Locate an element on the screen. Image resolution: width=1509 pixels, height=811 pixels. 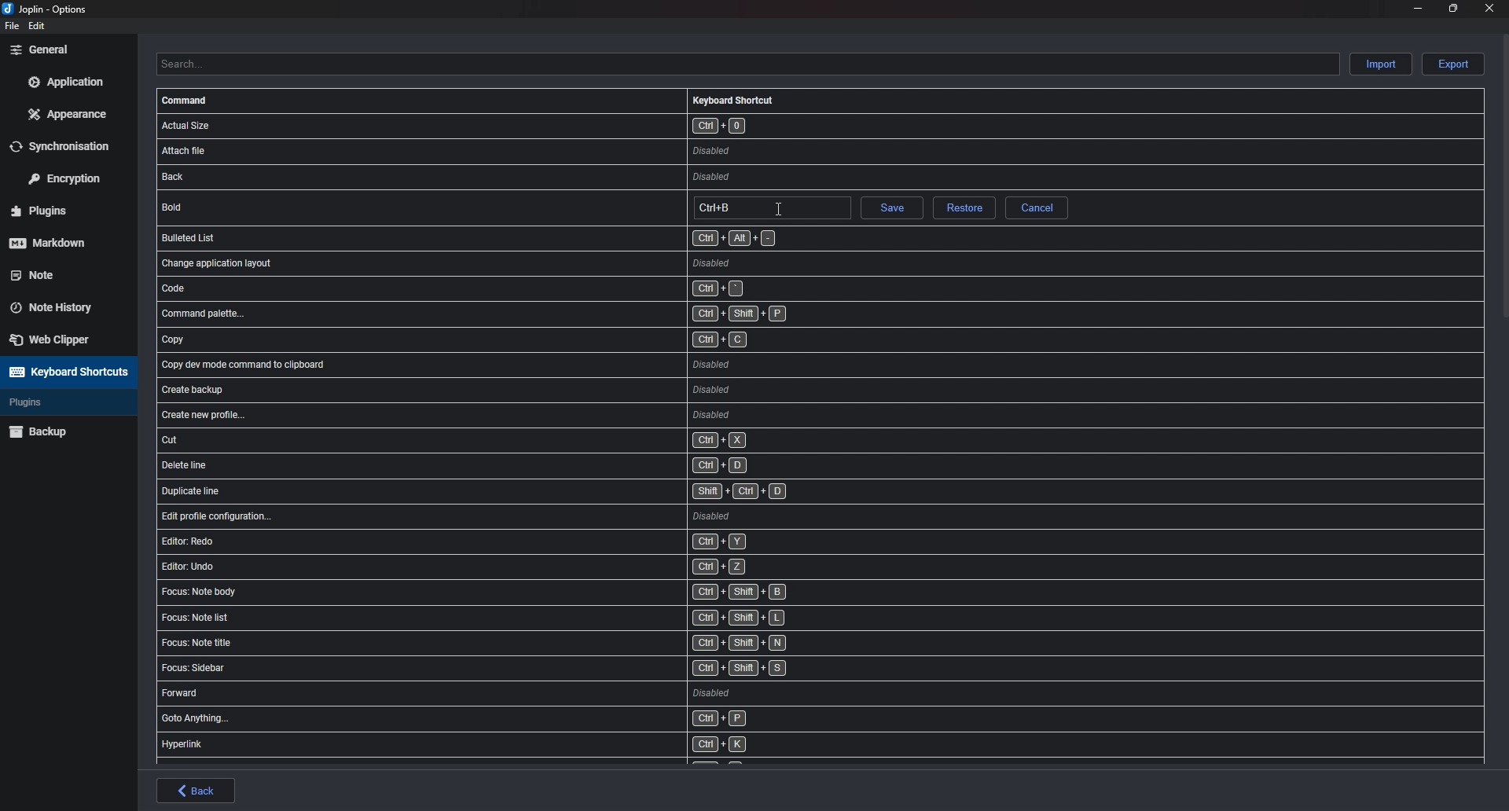
Keyboard shortcuts is located at coordinates (66, 372).